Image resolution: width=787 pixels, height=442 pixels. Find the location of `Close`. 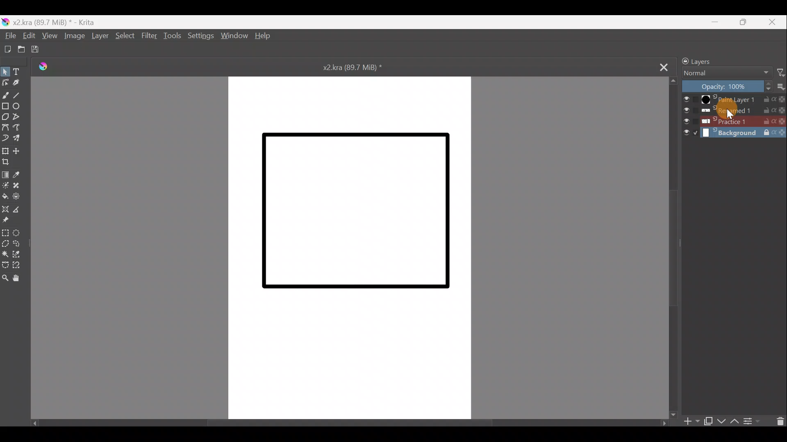

Close is located at coordinates (771, 24).